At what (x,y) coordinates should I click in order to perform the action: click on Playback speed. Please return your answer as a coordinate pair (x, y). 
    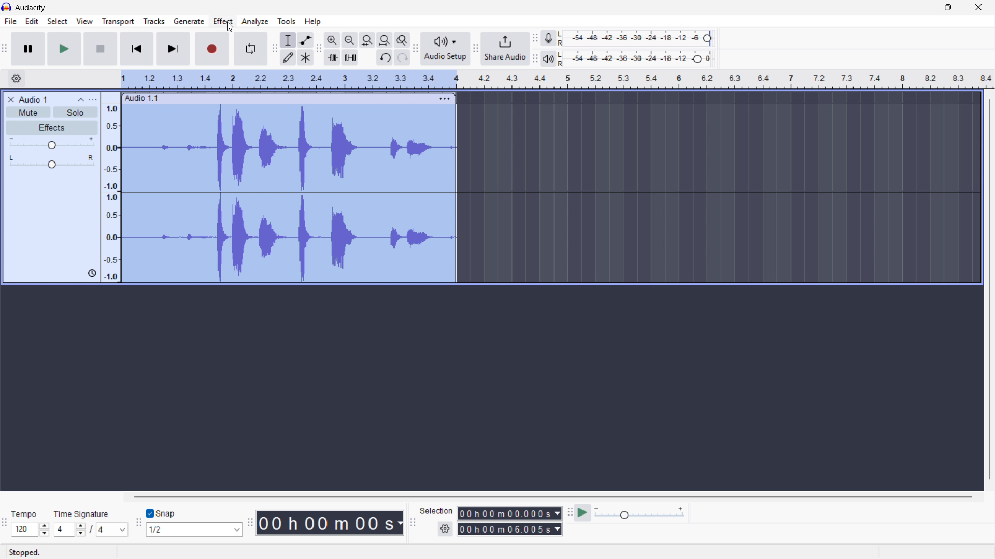
    Looking at the image, I should click on (639, 514).